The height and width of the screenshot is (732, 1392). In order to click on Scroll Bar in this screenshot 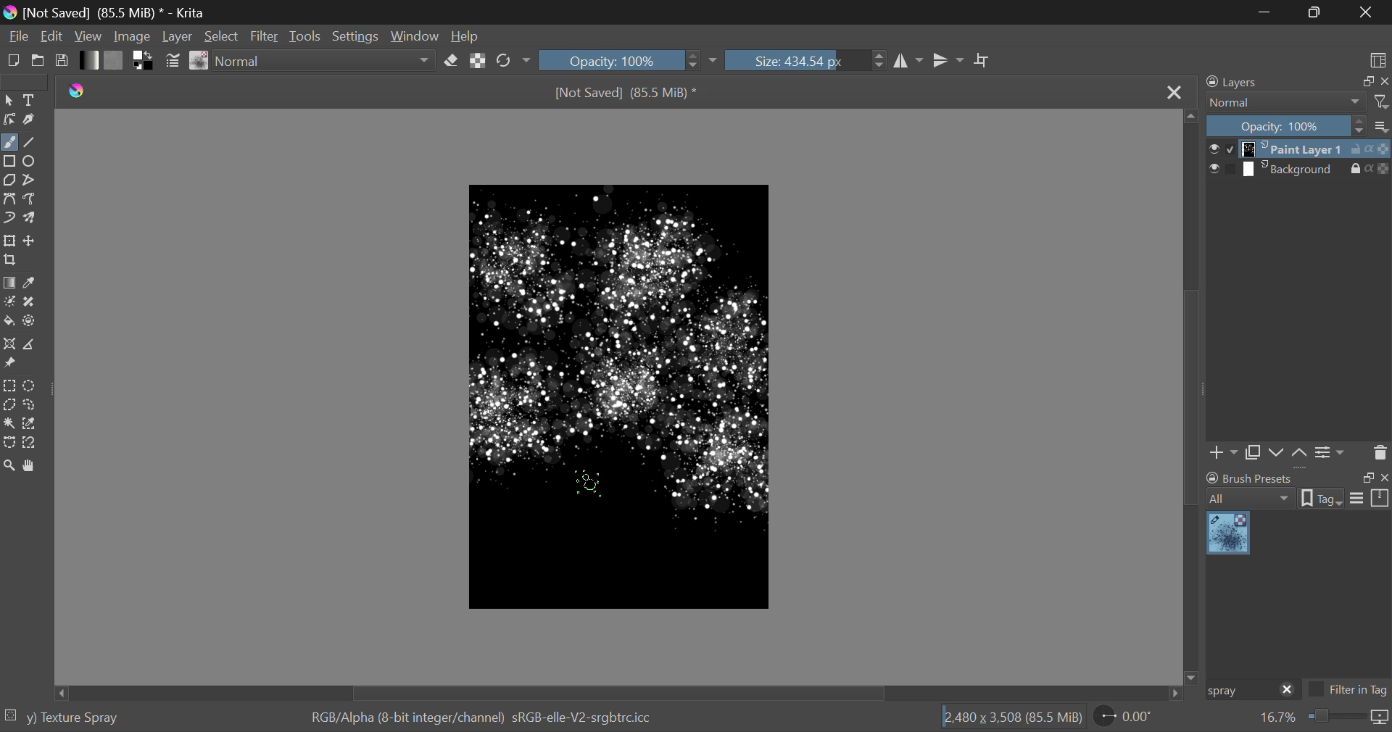, I will do `click(622, 692)`.